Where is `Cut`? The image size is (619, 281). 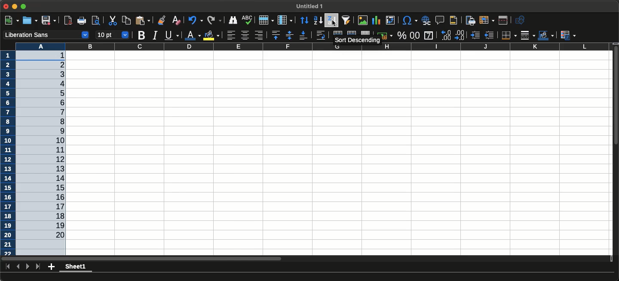
Cut is located at coordinates (112, 21).